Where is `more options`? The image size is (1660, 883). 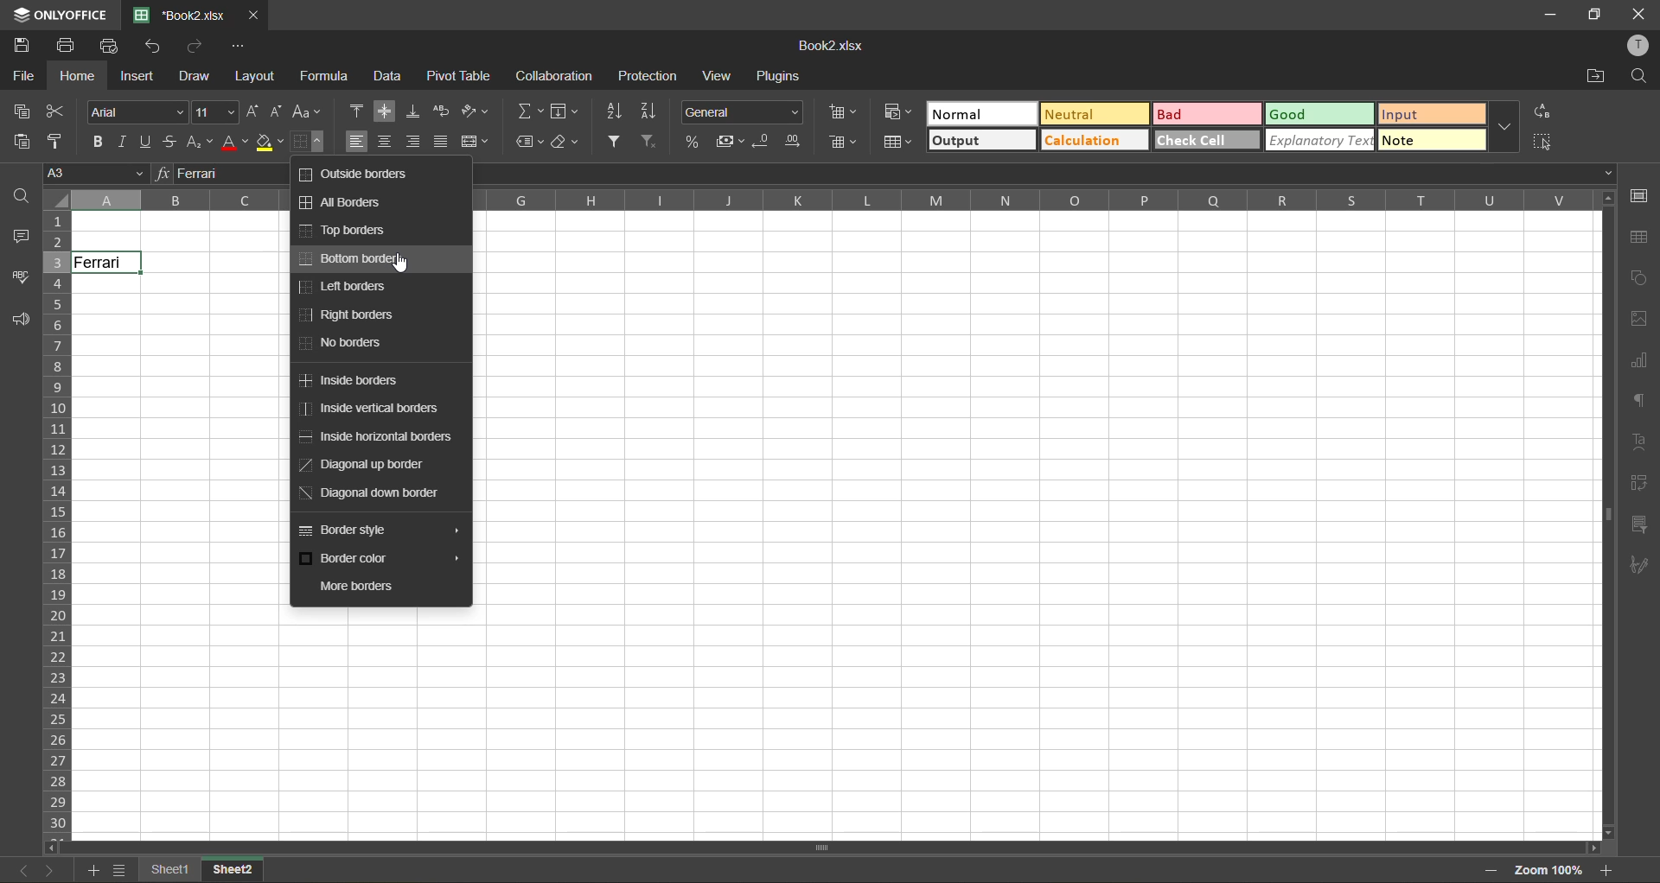
more options is located at coordinates (1506, 128).